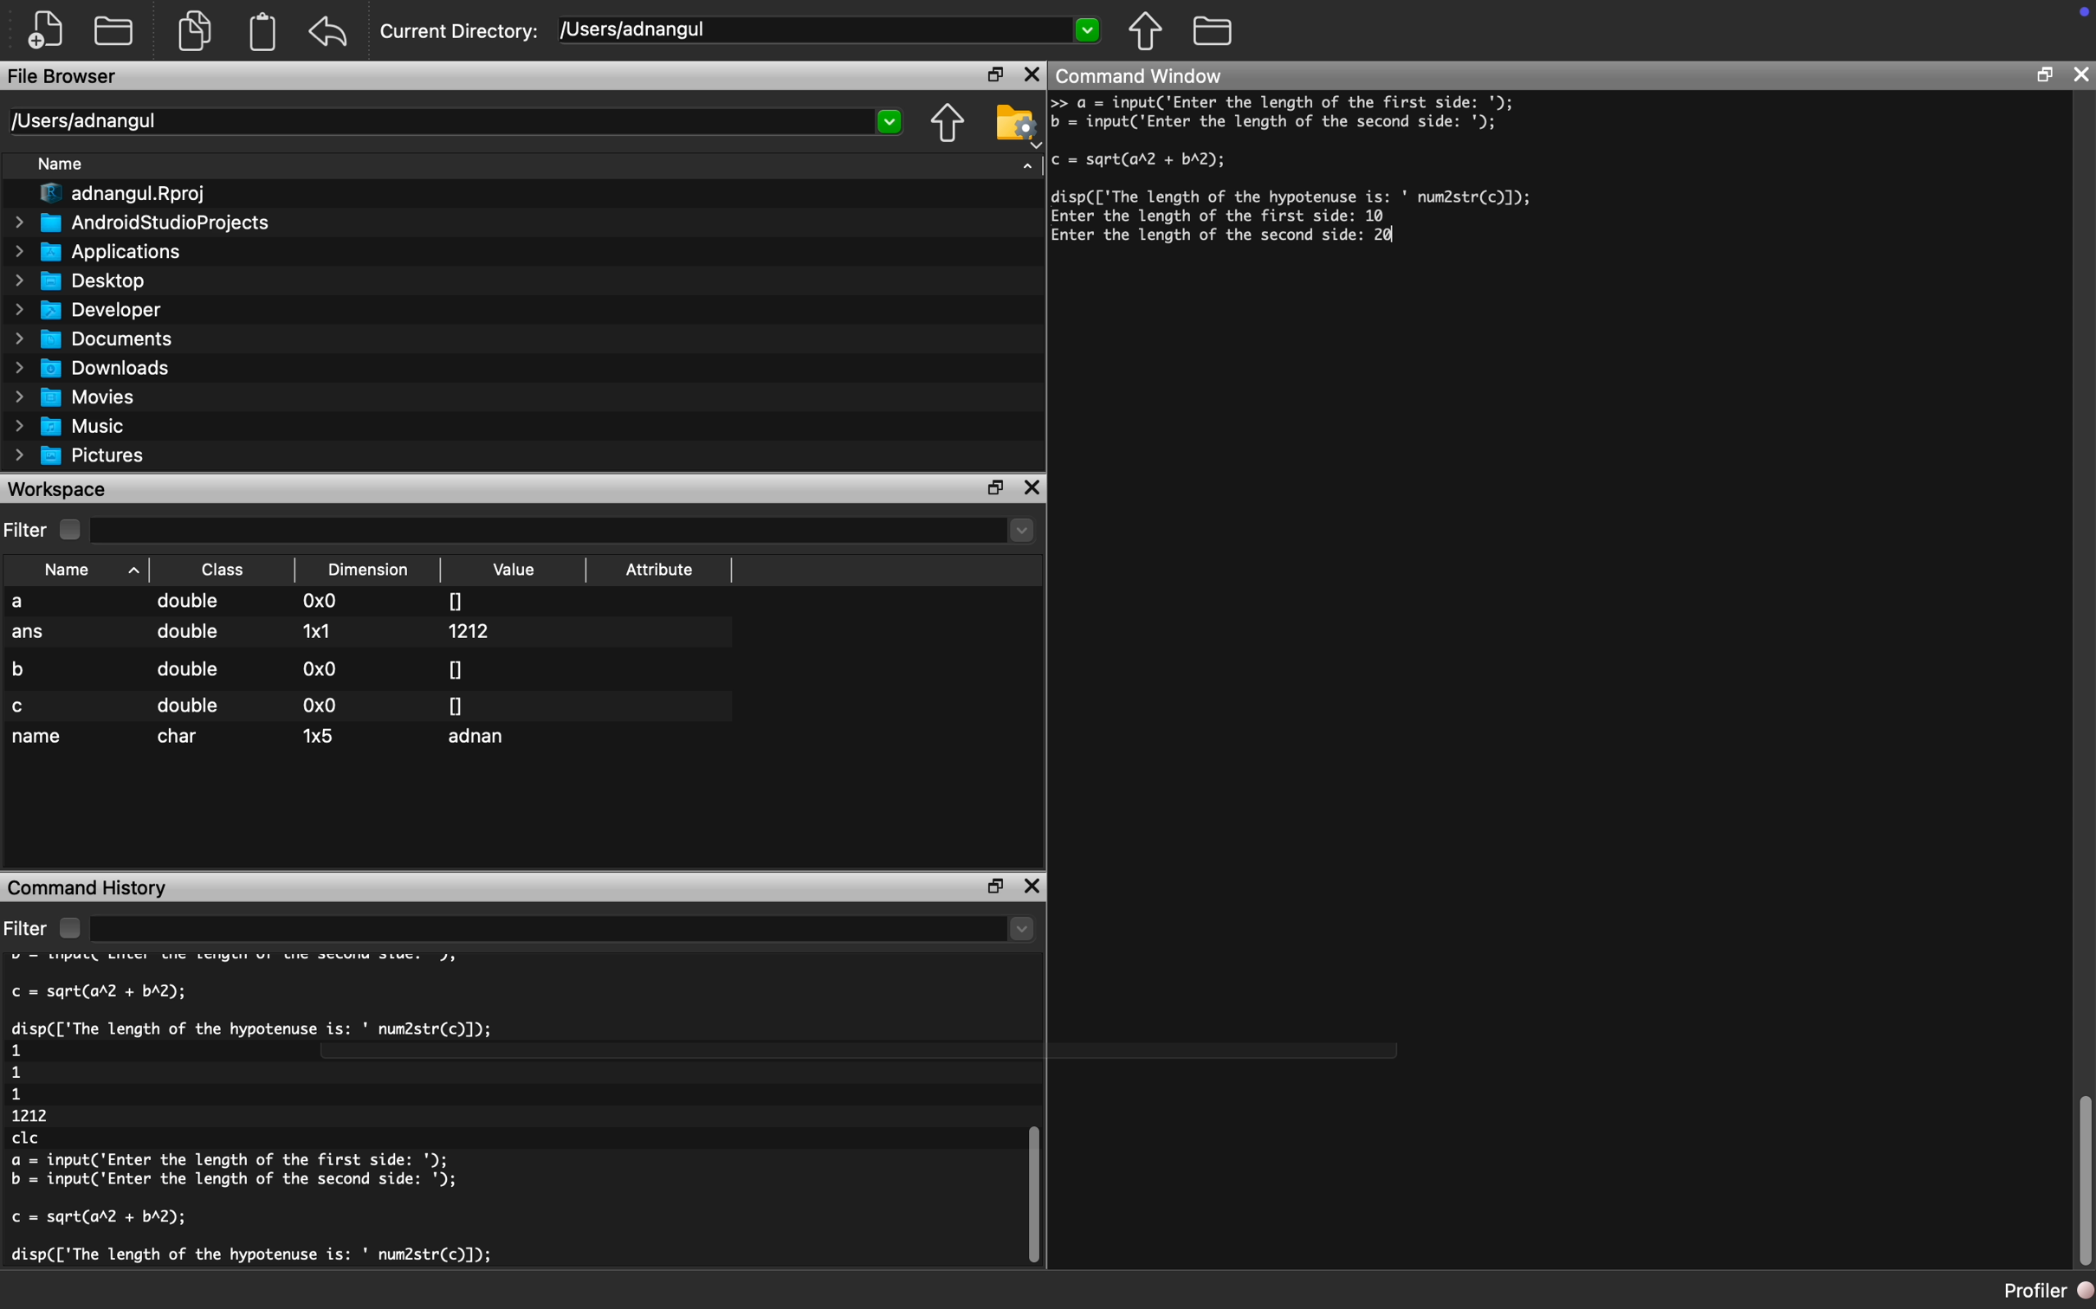 This screenshot has height=1309, width=2096. What do you see at coordinates (474, 631) in the screenshot?
I see `1212` at bounding box center [474, 631].